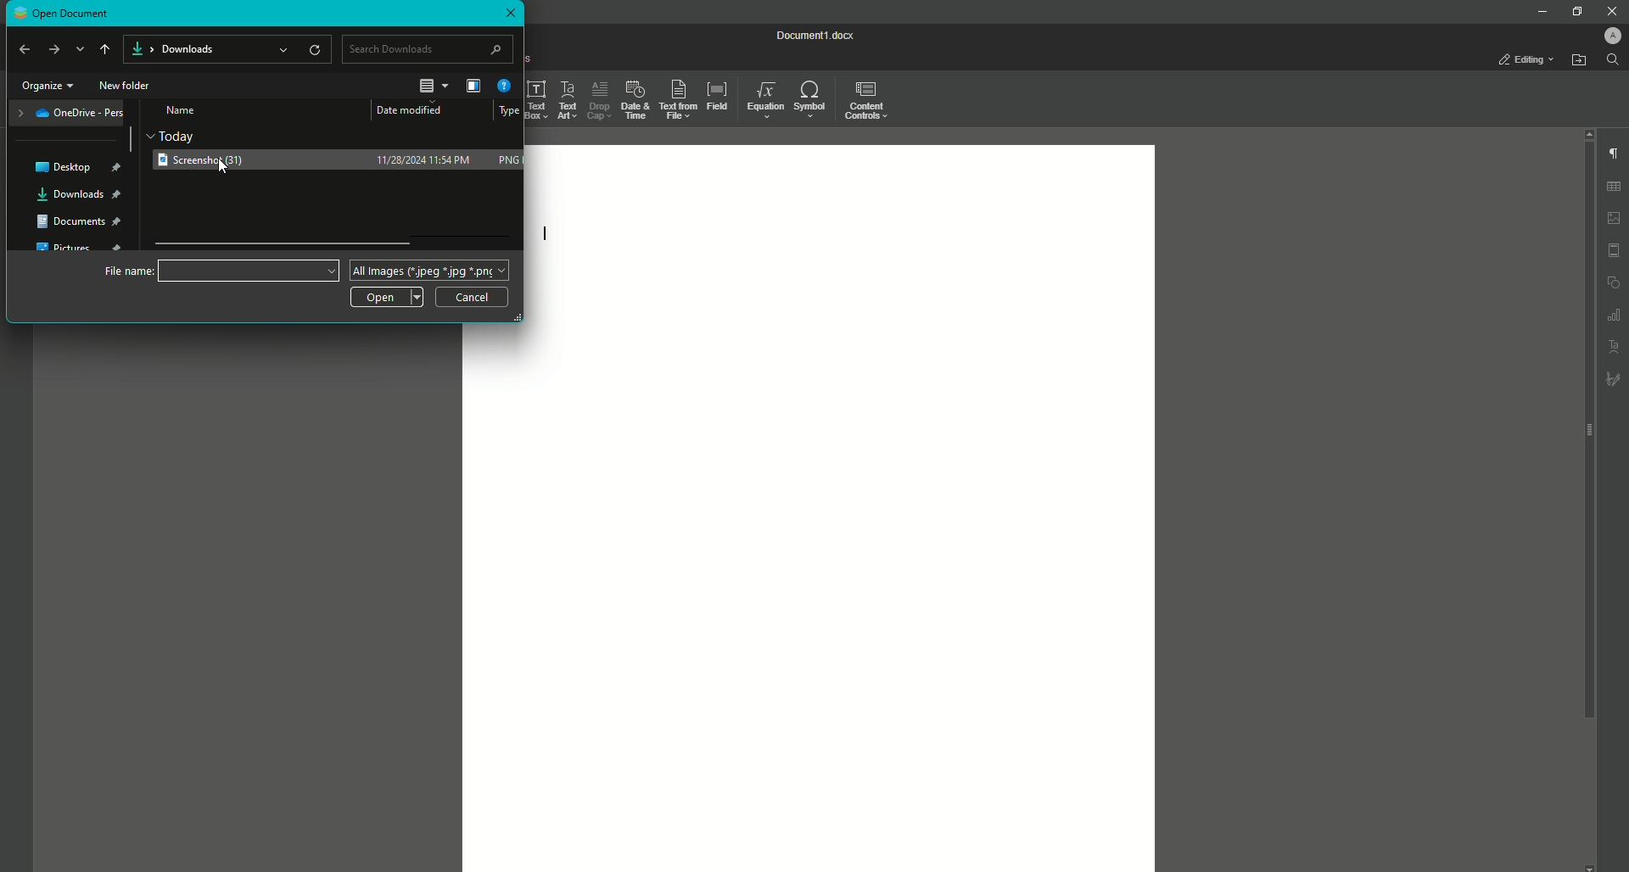 This screenshot has width=1629, height=872. Describe the element at coordinates (635, 99) in the screenshot. I see `Date and Time` at that location.